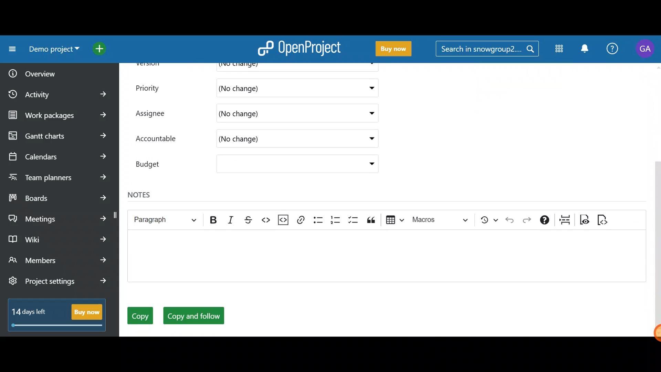  Describe the element at coordinates (279, 139) in the screenshot. I see `(No change)` at that location.